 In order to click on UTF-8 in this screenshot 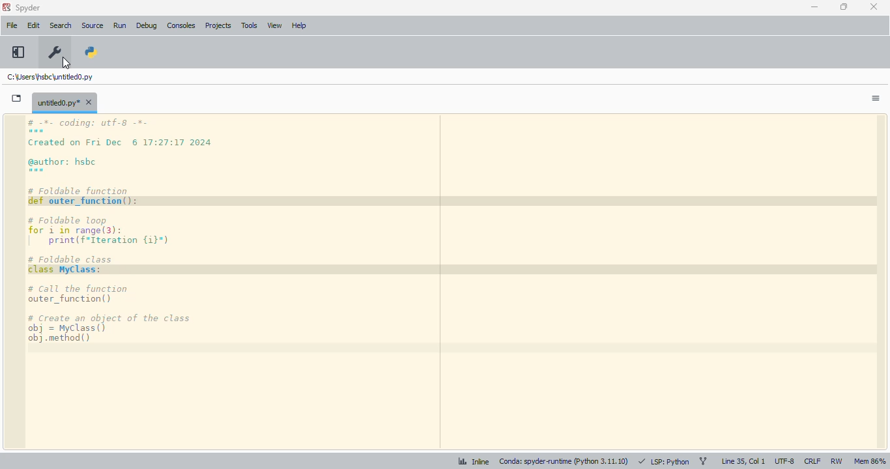, I will do `click(785, 461)`.